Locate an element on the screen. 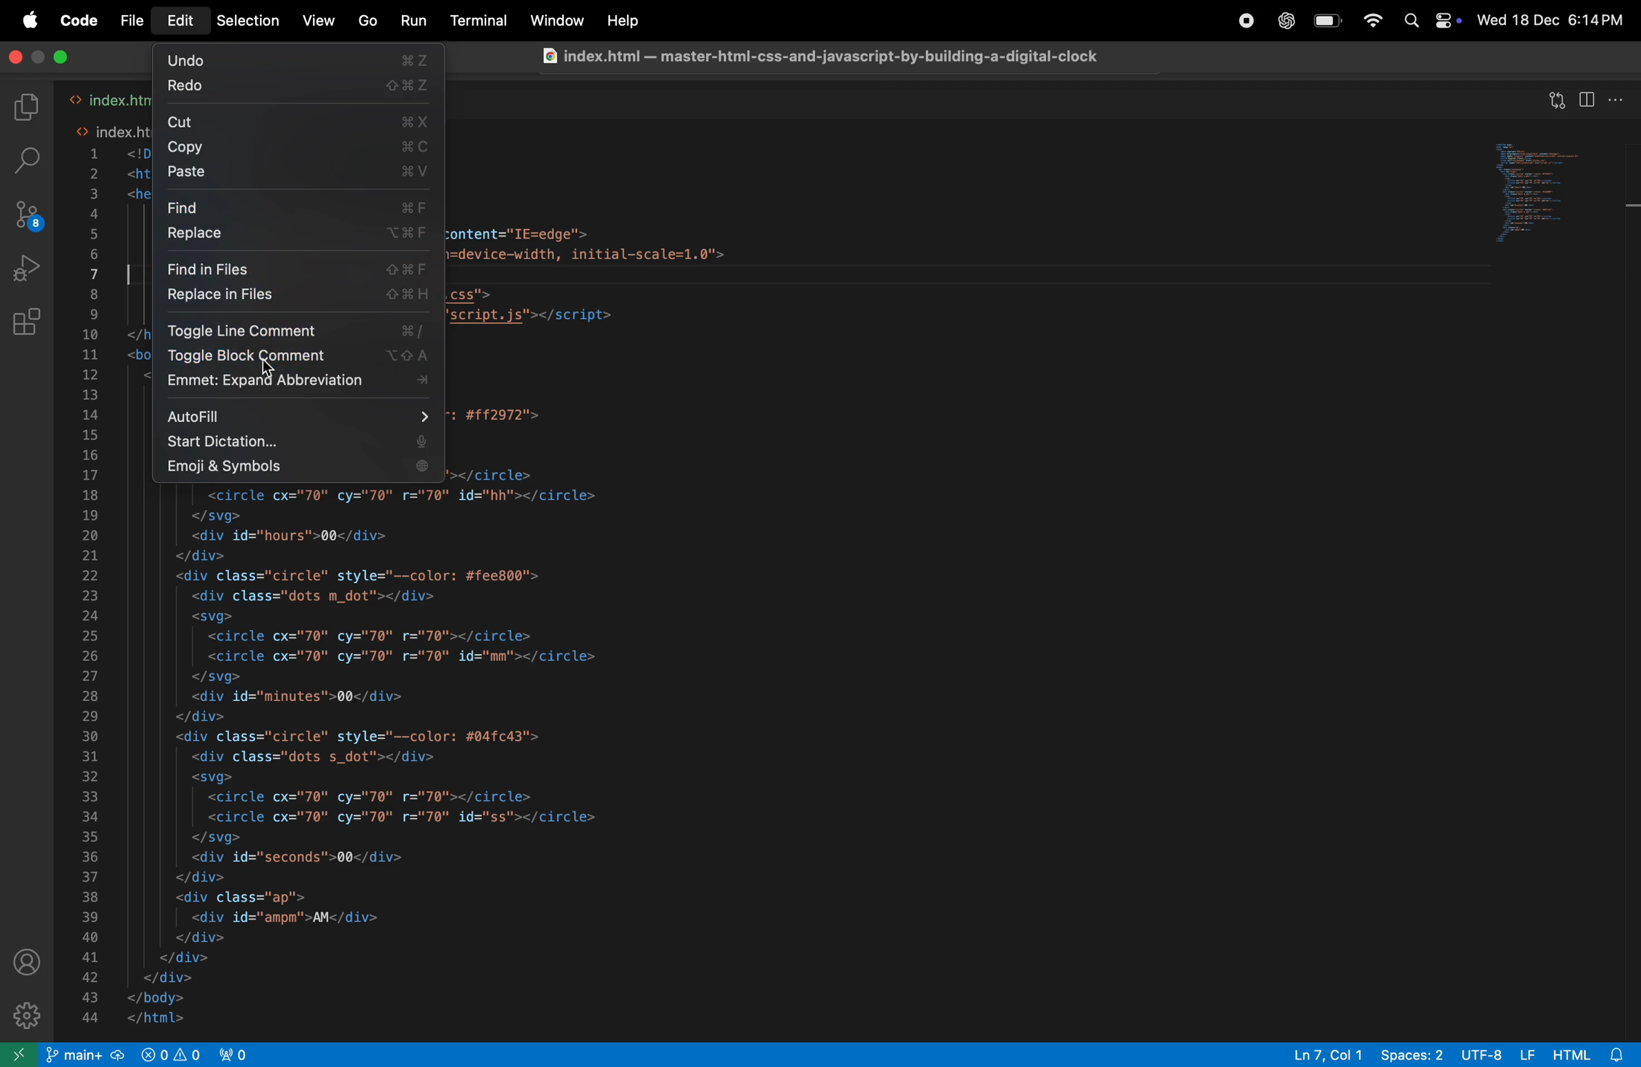  profile is located at coordinates (23, 966).